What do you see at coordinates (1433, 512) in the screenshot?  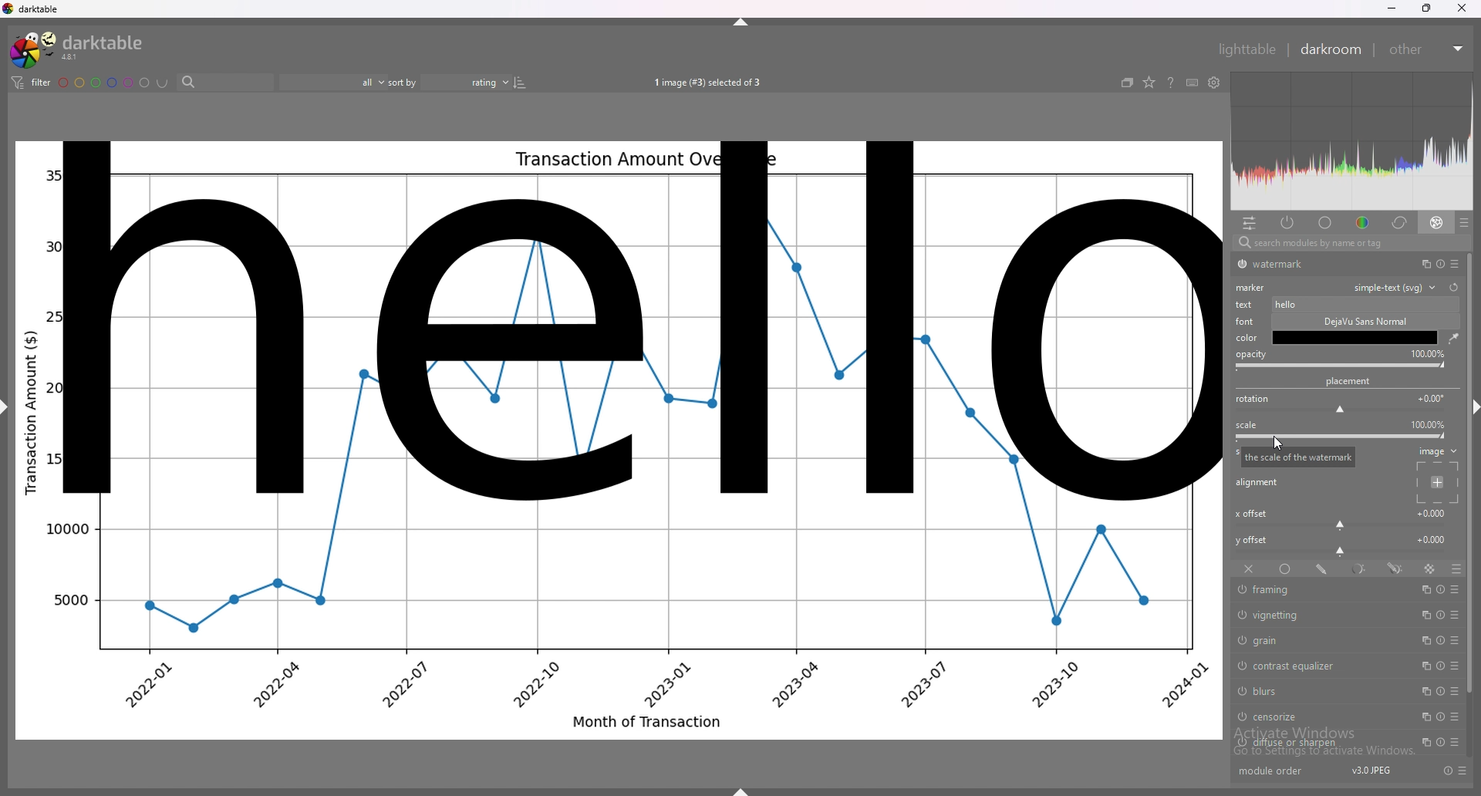 I see `x offset` at bounding box center [1433, 512].